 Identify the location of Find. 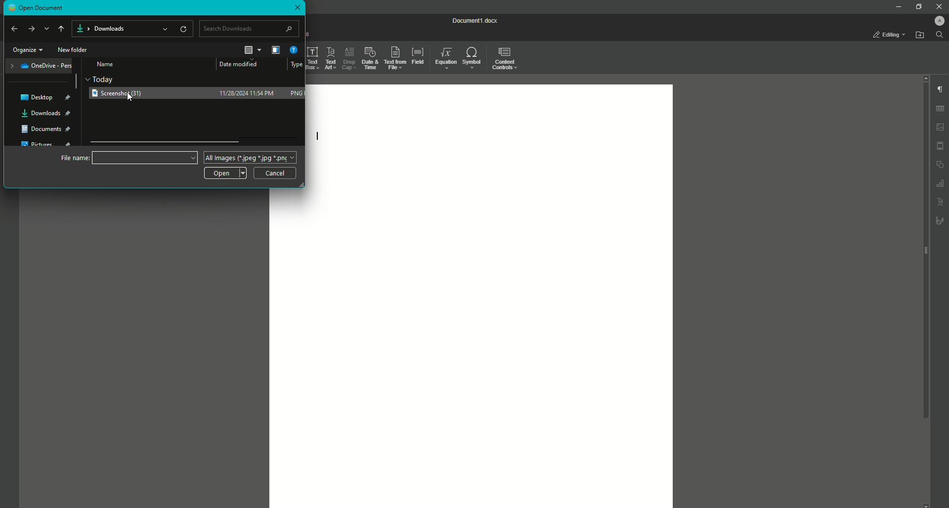
(939, 35).